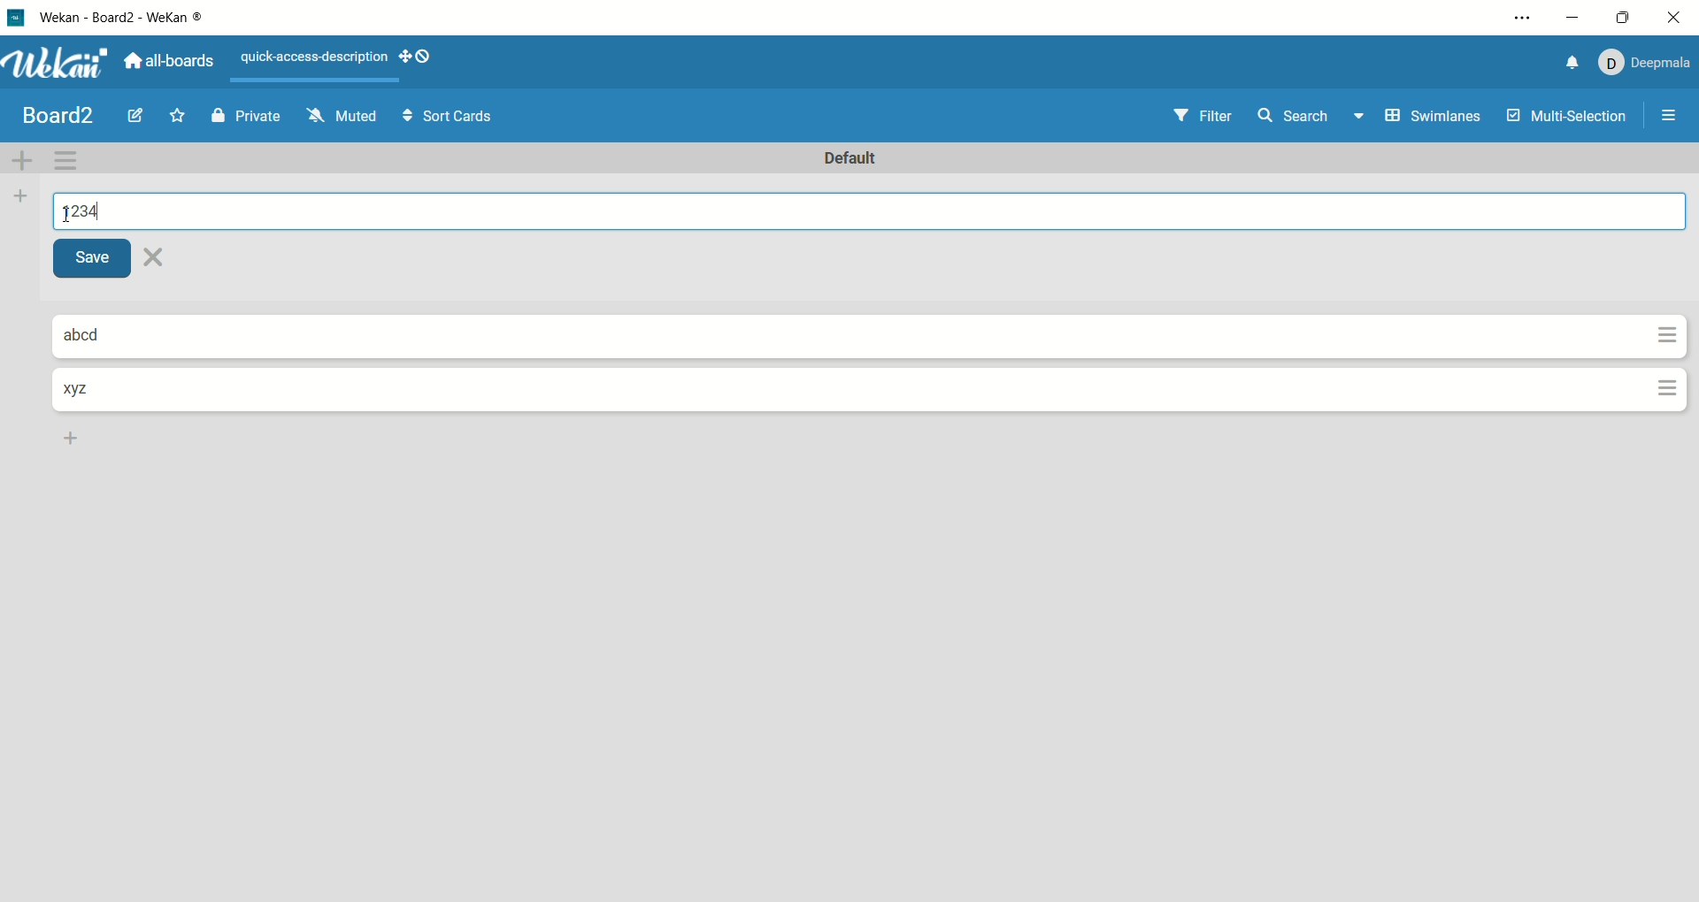 The height and width of the screenshot is (902, 1699). What do you see at coordinates (1662, 366) in the screenshot?
I see `actions` at bounding box center [1662, 366].